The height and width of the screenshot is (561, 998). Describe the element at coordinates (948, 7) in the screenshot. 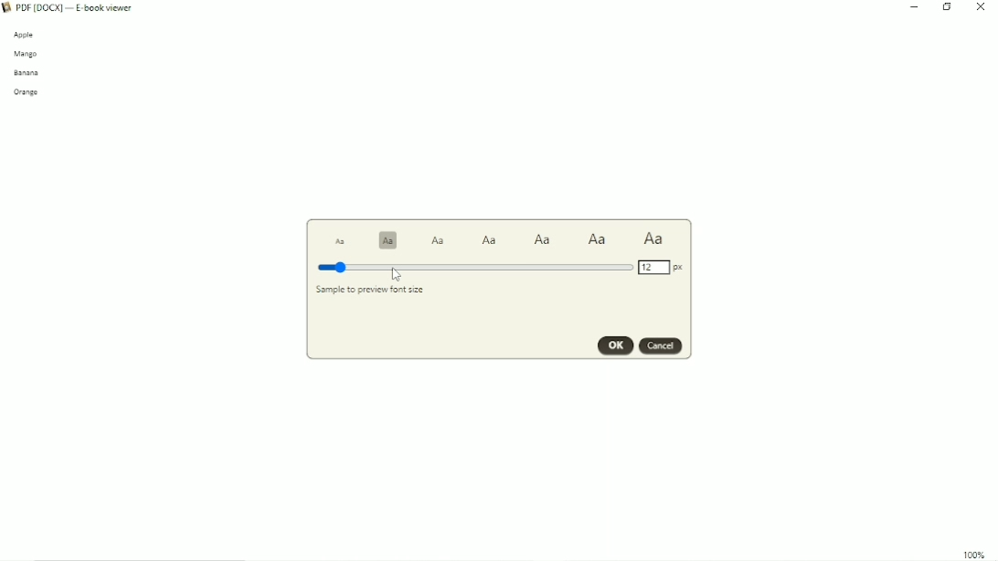

I see `Restore down` at that location.